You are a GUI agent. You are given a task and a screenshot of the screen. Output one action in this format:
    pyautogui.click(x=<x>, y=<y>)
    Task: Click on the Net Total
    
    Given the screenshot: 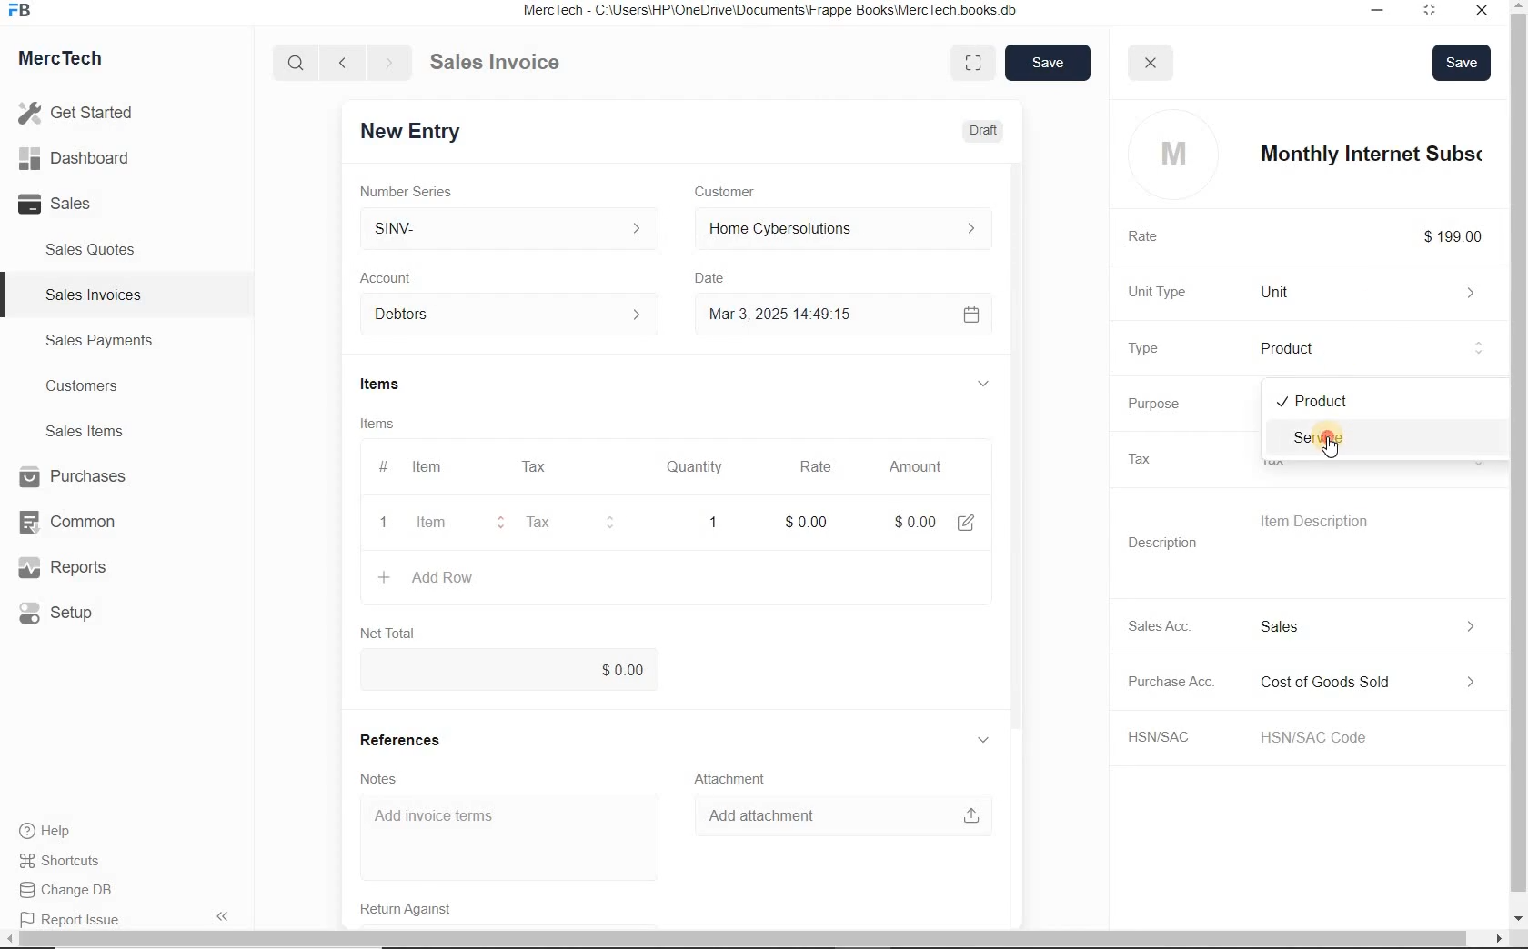 What is the action you would take?
    pyautogui.click(x=396, y=633)
    